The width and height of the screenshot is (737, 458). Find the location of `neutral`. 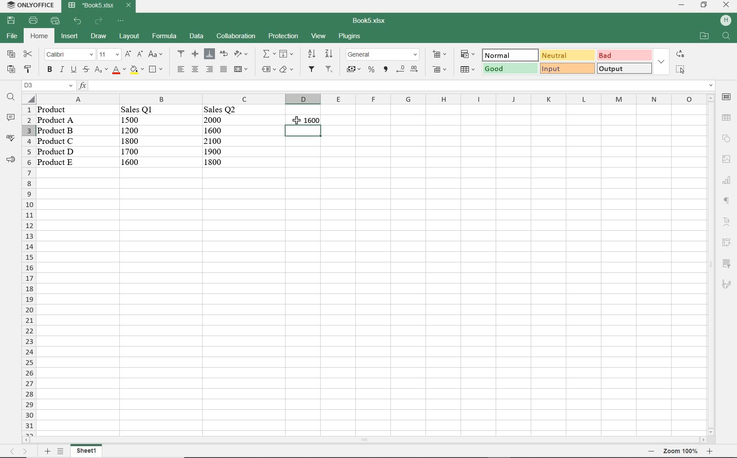

neutral is located at coordinates (566, 55).